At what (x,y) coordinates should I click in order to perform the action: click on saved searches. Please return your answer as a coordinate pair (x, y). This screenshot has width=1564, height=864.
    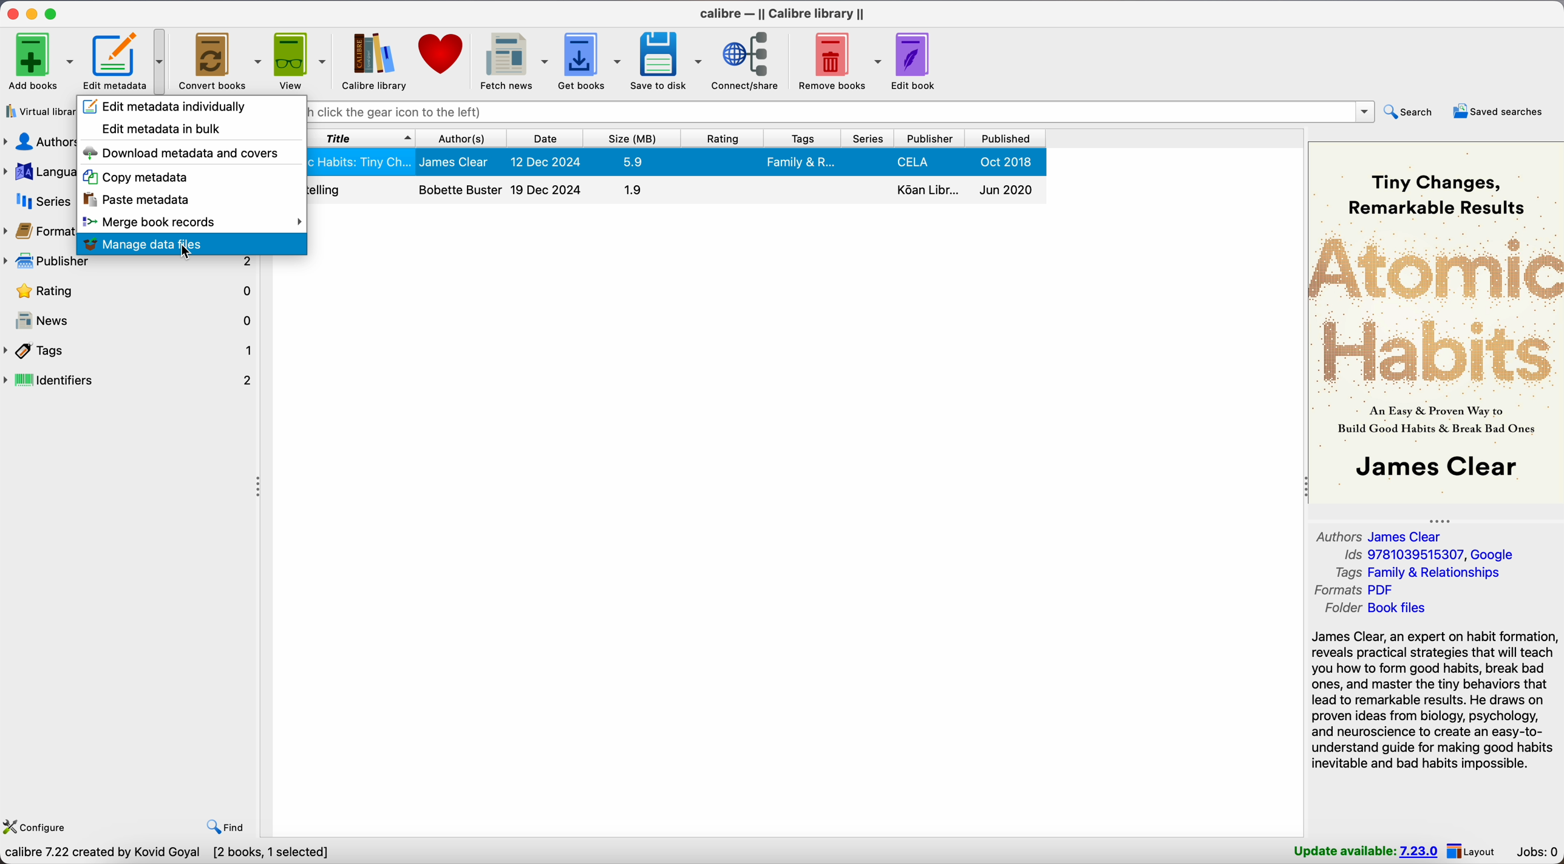
    Looking at the image, I should click on (1500, 112).